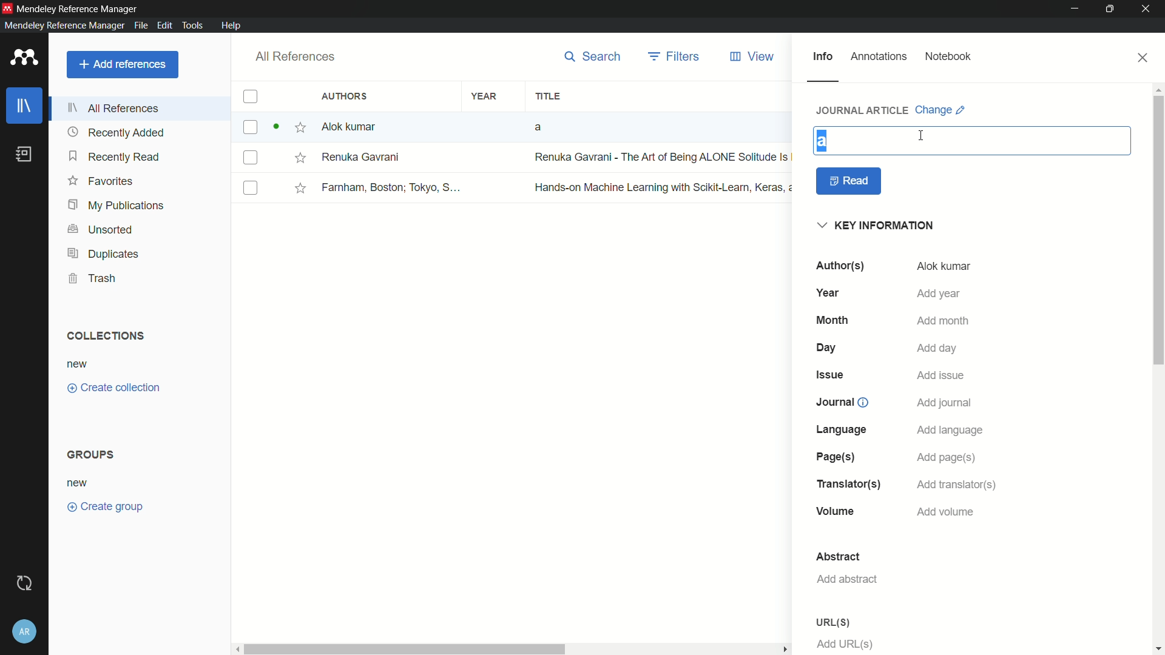 The image size is (1165, 655). What do you see at coordinates (838, 557) in the screenshot?
I see `abstract` at bounding box center [838, 557].